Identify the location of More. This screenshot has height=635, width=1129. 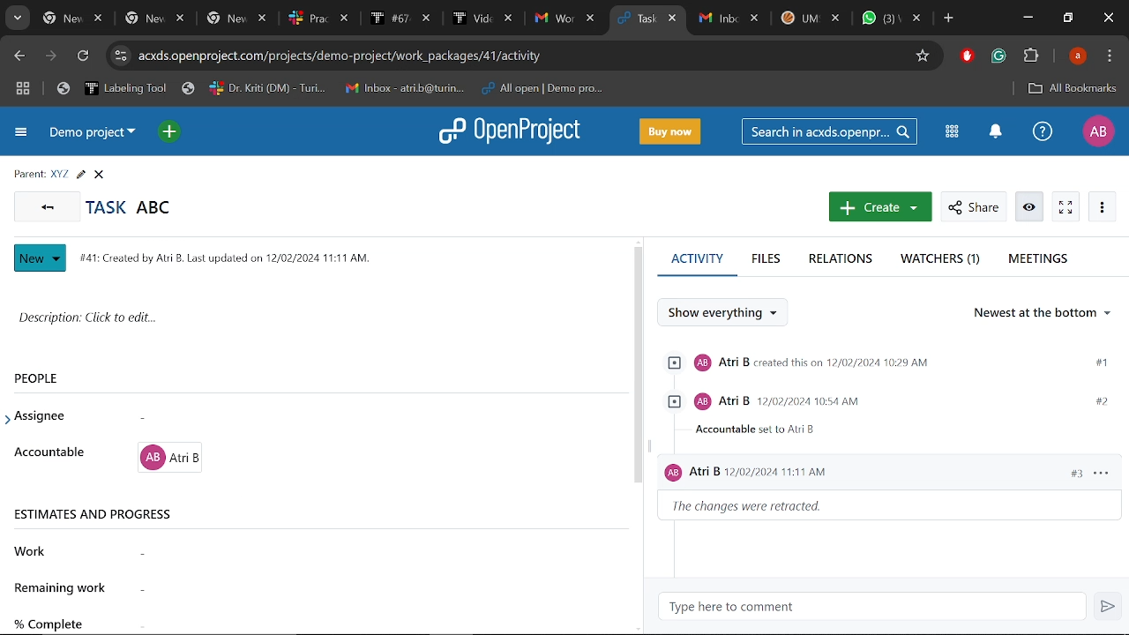
(1103, 208).